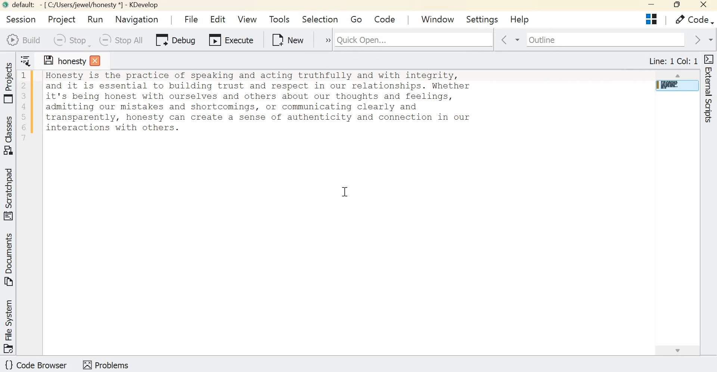 The image size is (717, 372). Describe the element at coordinates (120, 40) in the screenshot. I see `Stop all currently running jobs` at that location.